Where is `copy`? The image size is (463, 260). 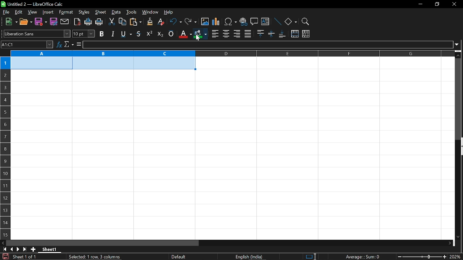 copy is located at coordinates (123, 22).